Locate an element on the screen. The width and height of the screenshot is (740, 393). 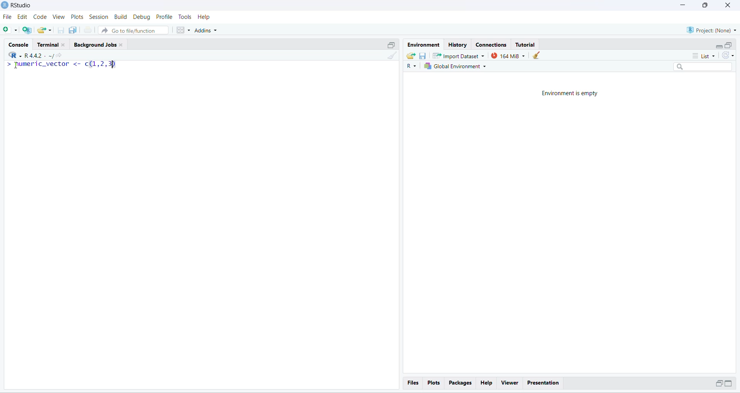
R is located at coordinates (411, 66).